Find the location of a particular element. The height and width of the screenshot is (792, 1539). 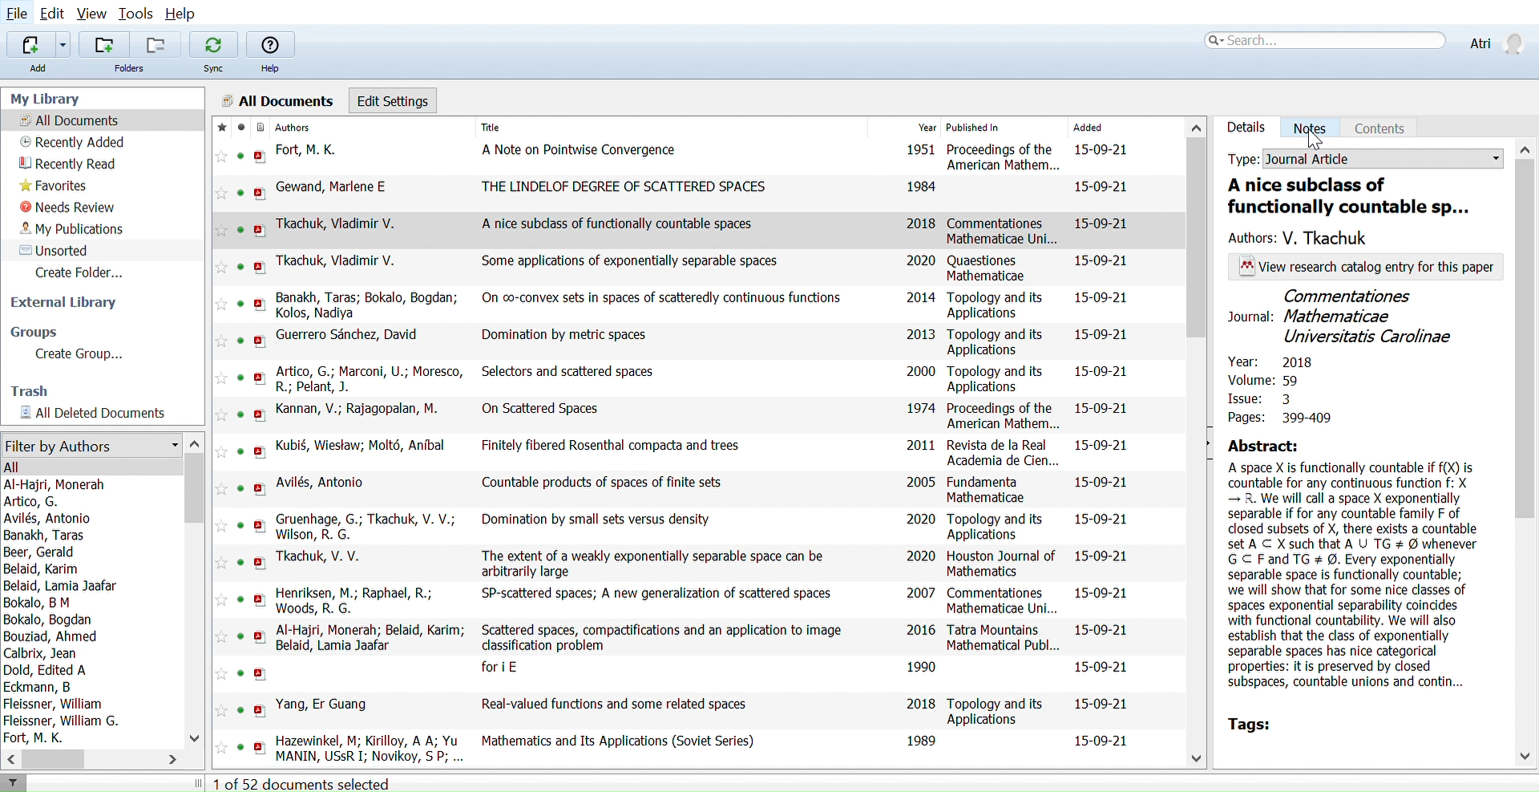

open PDF is located at coordinates (259, 267).